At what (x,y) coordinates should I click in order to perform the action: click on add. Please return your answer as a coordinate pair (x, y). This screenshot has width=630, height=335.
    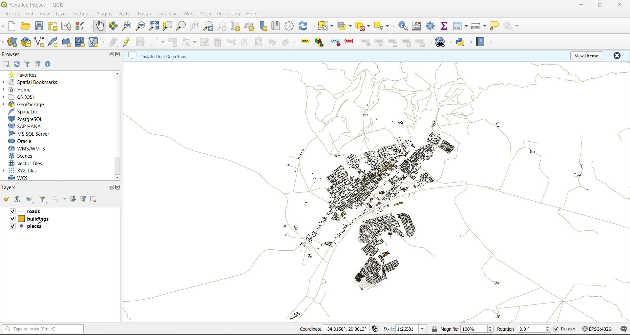
    Looking at the image, I should click on (18, 200).